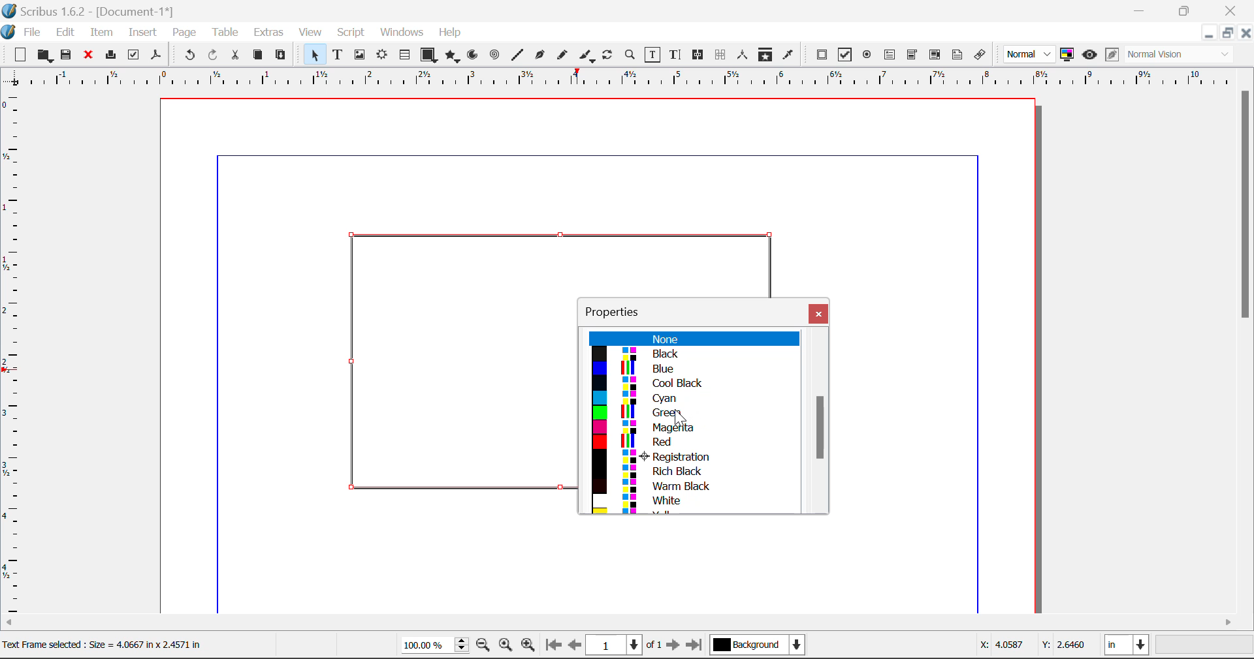 This screenshot has width=1254, height=659. Describe the element at coordinates (816, 421) in the screenshot. I see `Scroll Bar` at that location.